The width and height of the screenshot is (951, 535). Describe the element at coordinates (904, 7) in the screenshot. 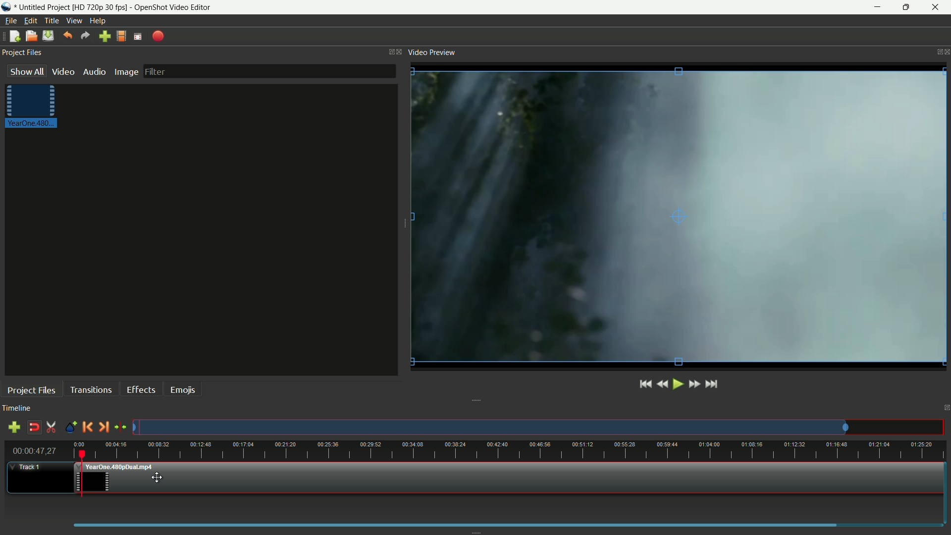

I see `maximize` at that location.